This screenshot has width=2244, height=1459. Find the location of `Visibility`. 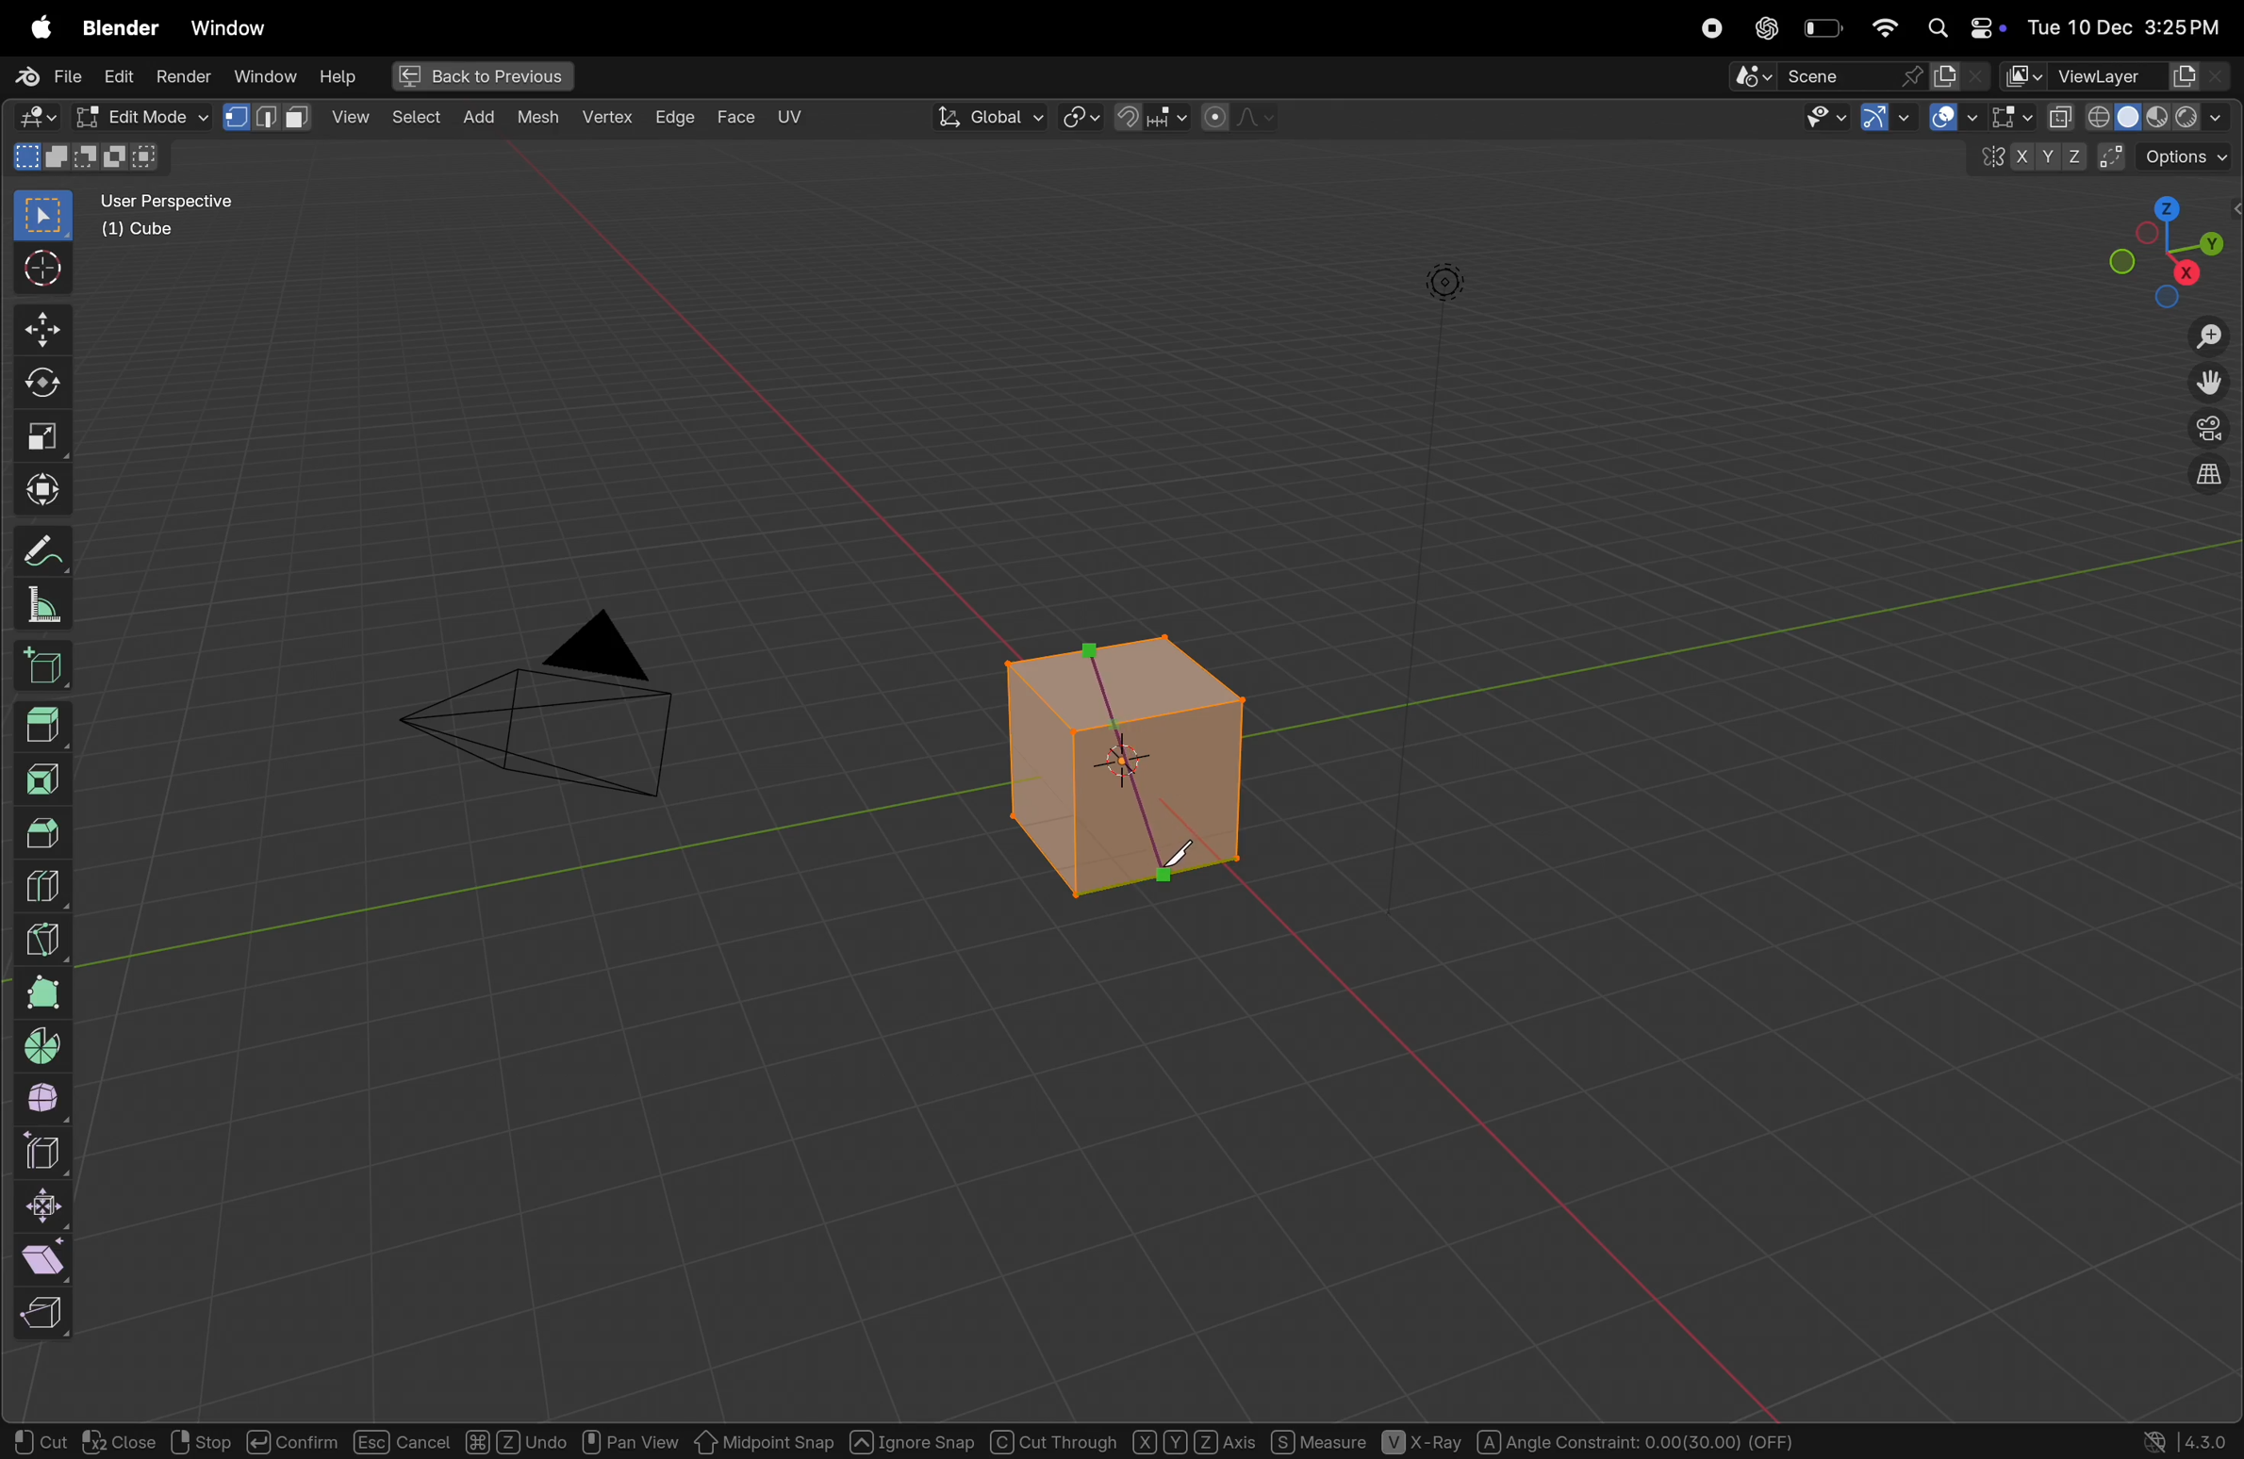

Visibility is located at coordinates (1845, 120).